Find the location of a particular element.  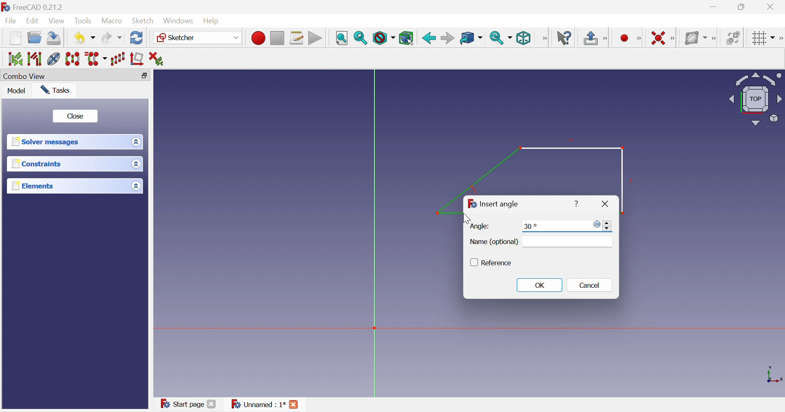

Macro recording ... is located at coordinates (257, 37).